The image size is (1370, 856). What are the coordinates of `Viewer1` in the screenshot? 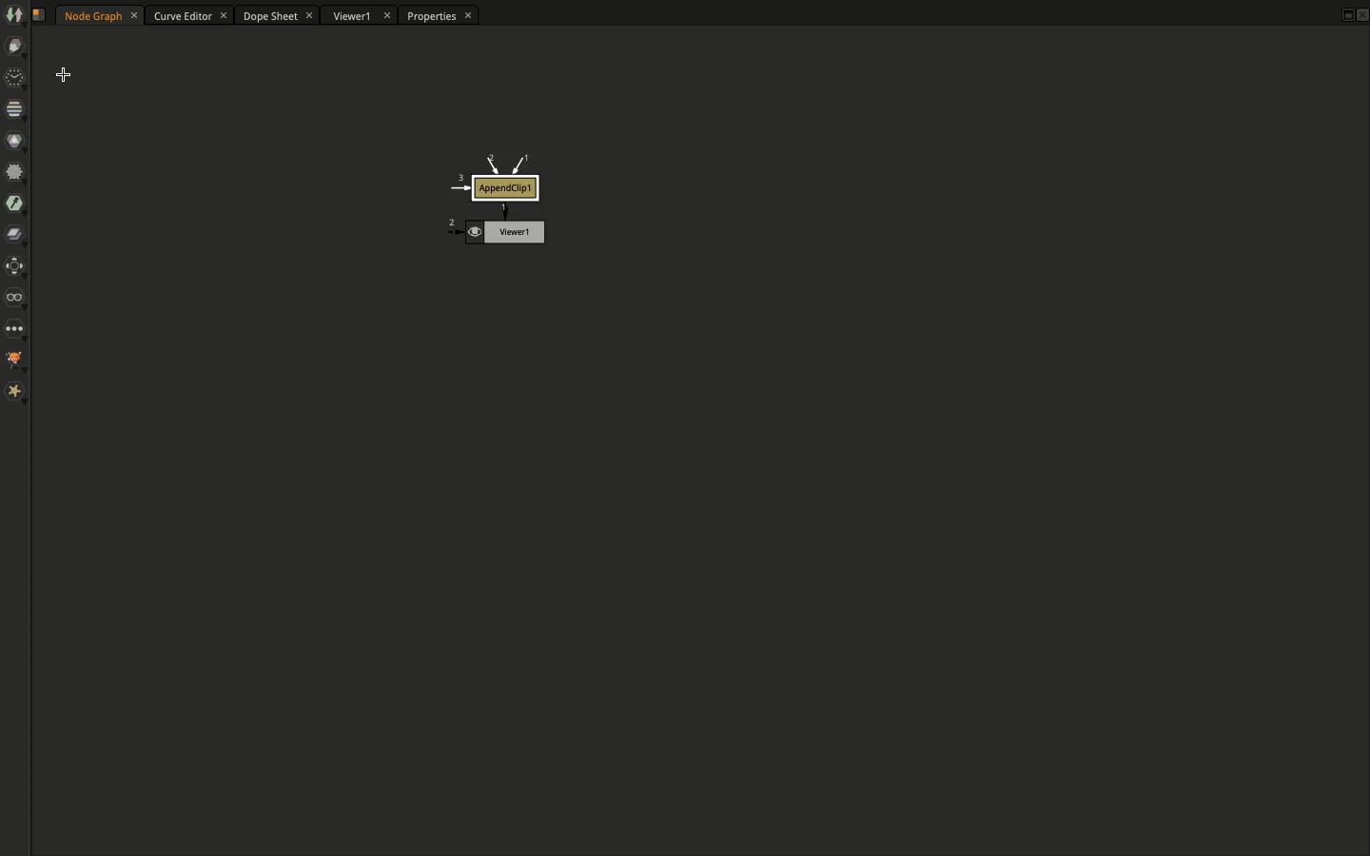 It's located at (360, 17).